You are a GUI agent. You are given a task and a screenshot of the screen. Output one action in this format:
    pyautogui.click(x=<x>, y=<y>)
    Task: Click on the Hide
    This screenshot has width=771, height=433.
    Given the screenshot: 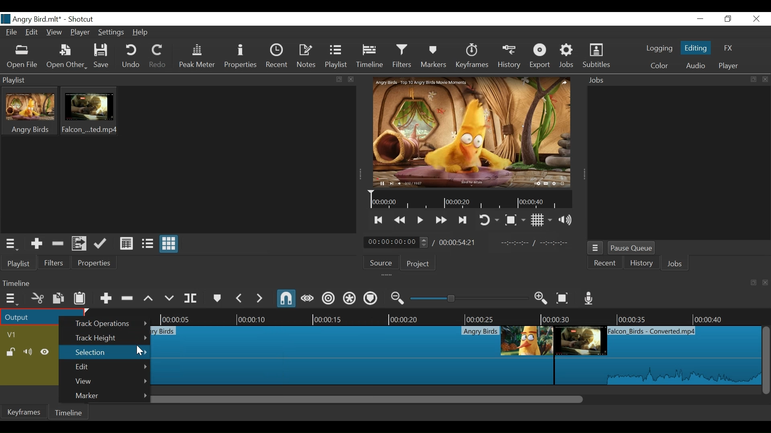 What is the action you would take?
    pyautogui.click(x=45, y=352)
    